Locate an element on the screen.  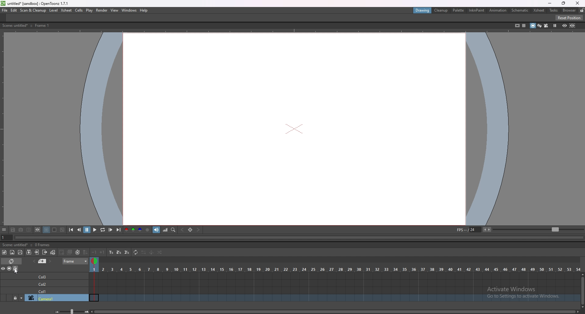
time selector is located at coordinates (95, 262).